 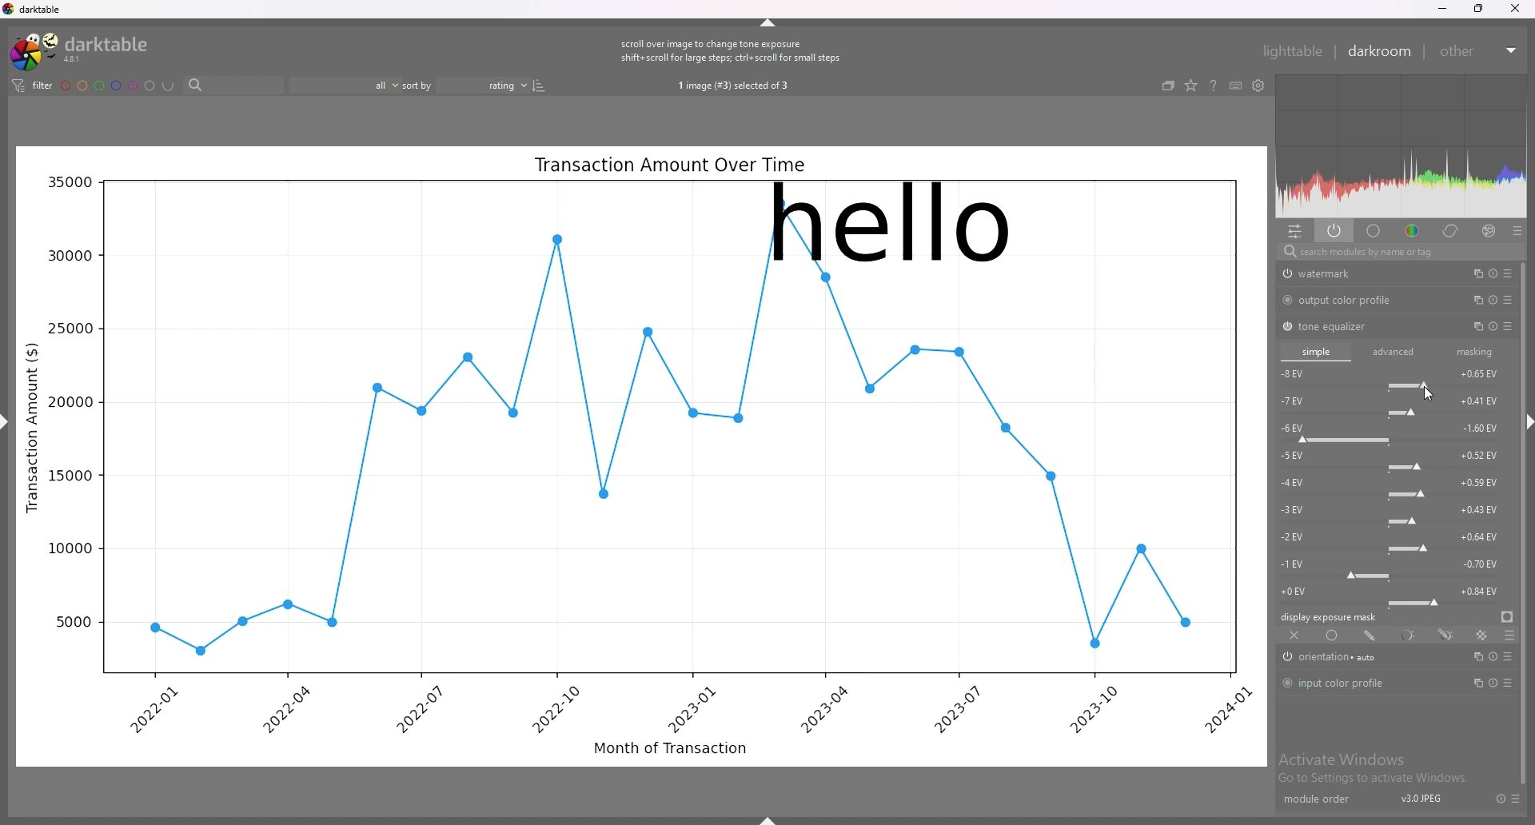 I want to click on switch off/on, so click(x=1286, y=300).